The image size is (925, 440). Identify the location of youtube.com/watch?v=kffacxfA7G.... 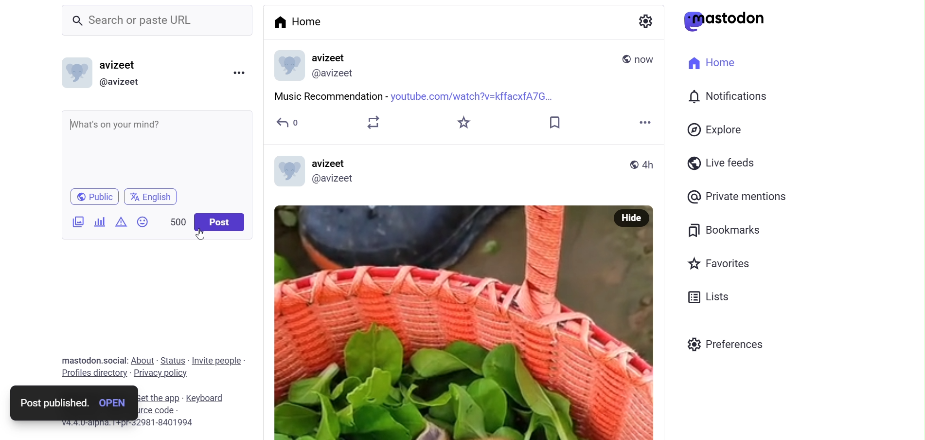
(472, 96).